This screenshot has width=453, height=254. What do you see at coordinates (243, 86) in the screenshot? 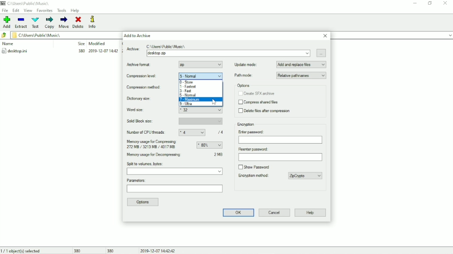
I see `Options` at bounding box center [243, 86].